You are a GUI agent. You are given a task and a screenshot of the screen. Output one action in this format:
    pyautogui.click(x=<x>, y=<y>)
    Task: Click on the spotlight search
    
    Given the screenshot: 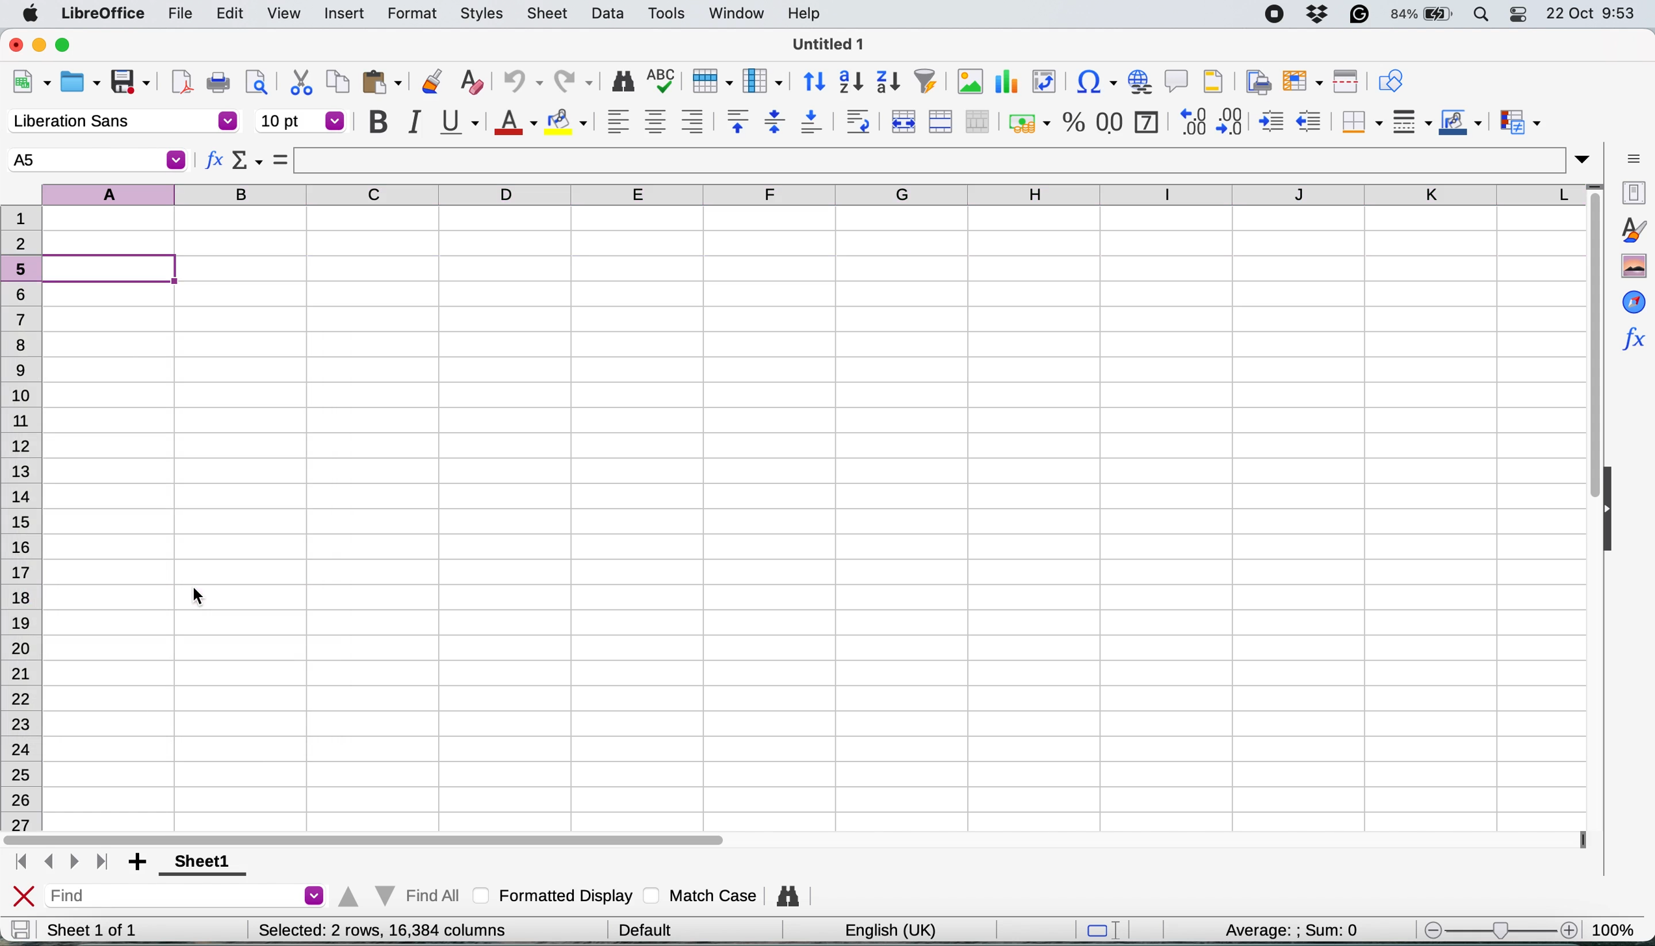 What is the action you would take?
    pyautogui.click(x=1483, y=15)
    